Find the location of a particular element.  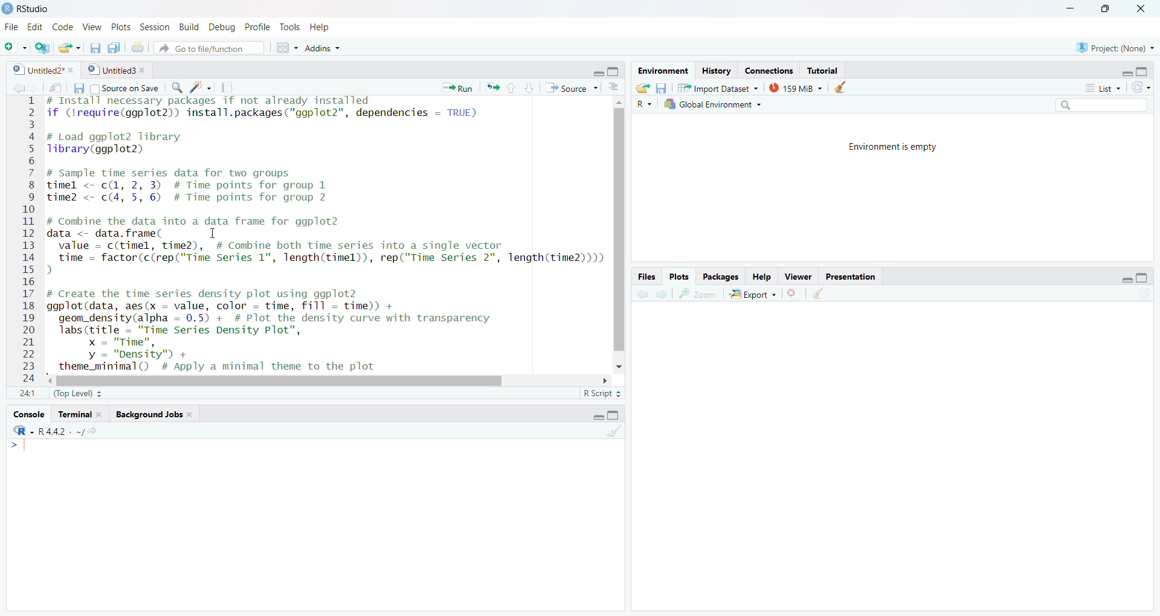

Back is located at coordinates (14, 89).